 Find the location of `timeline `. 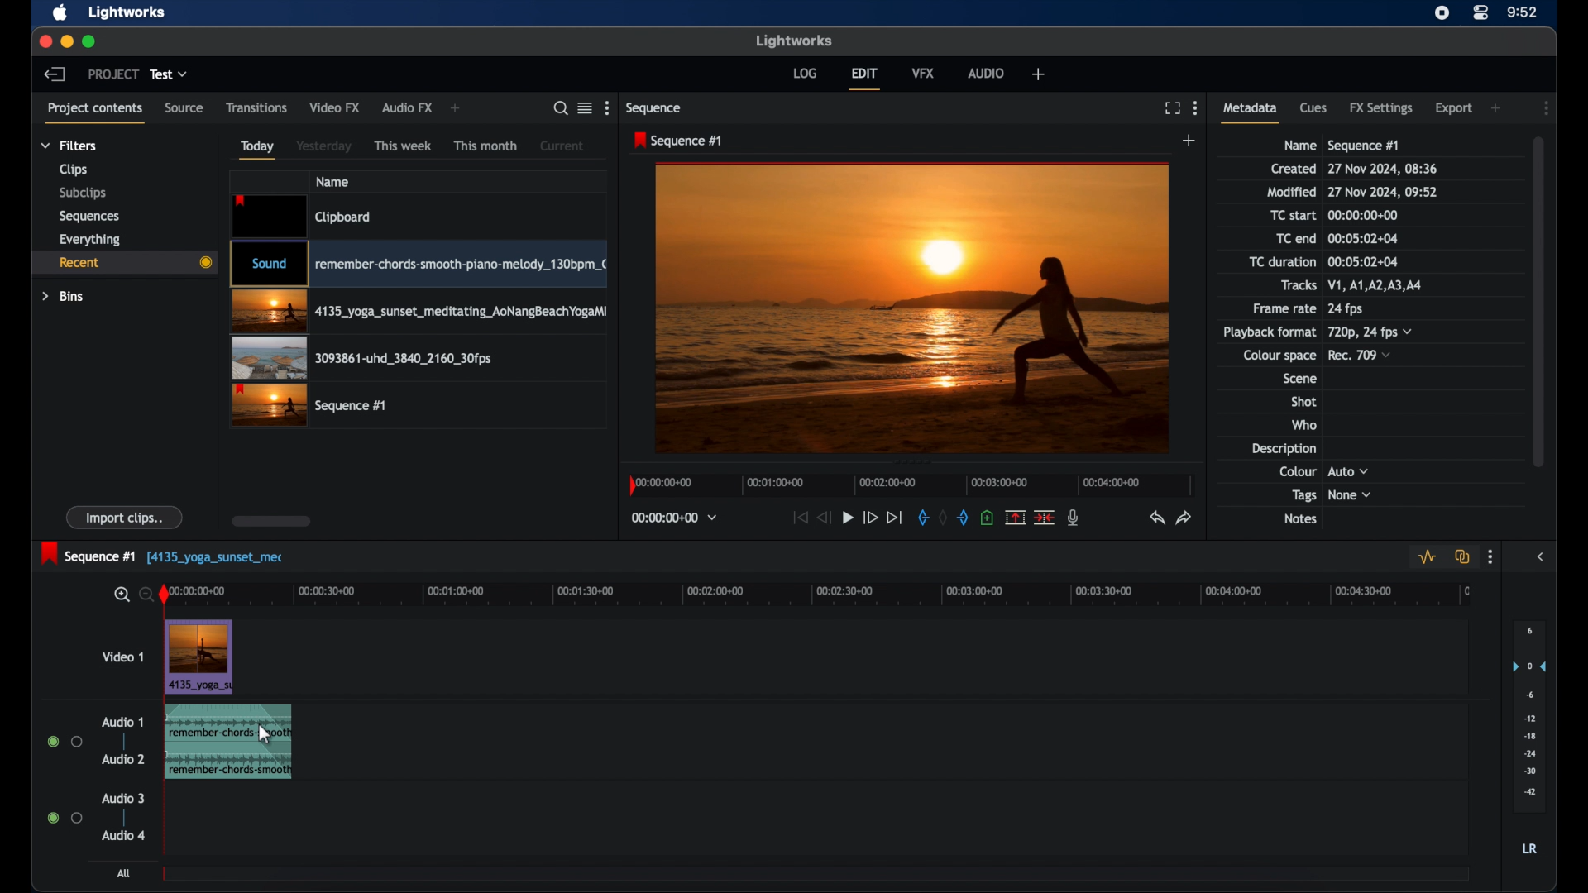

timeline  is located at coordinates (828, 595).